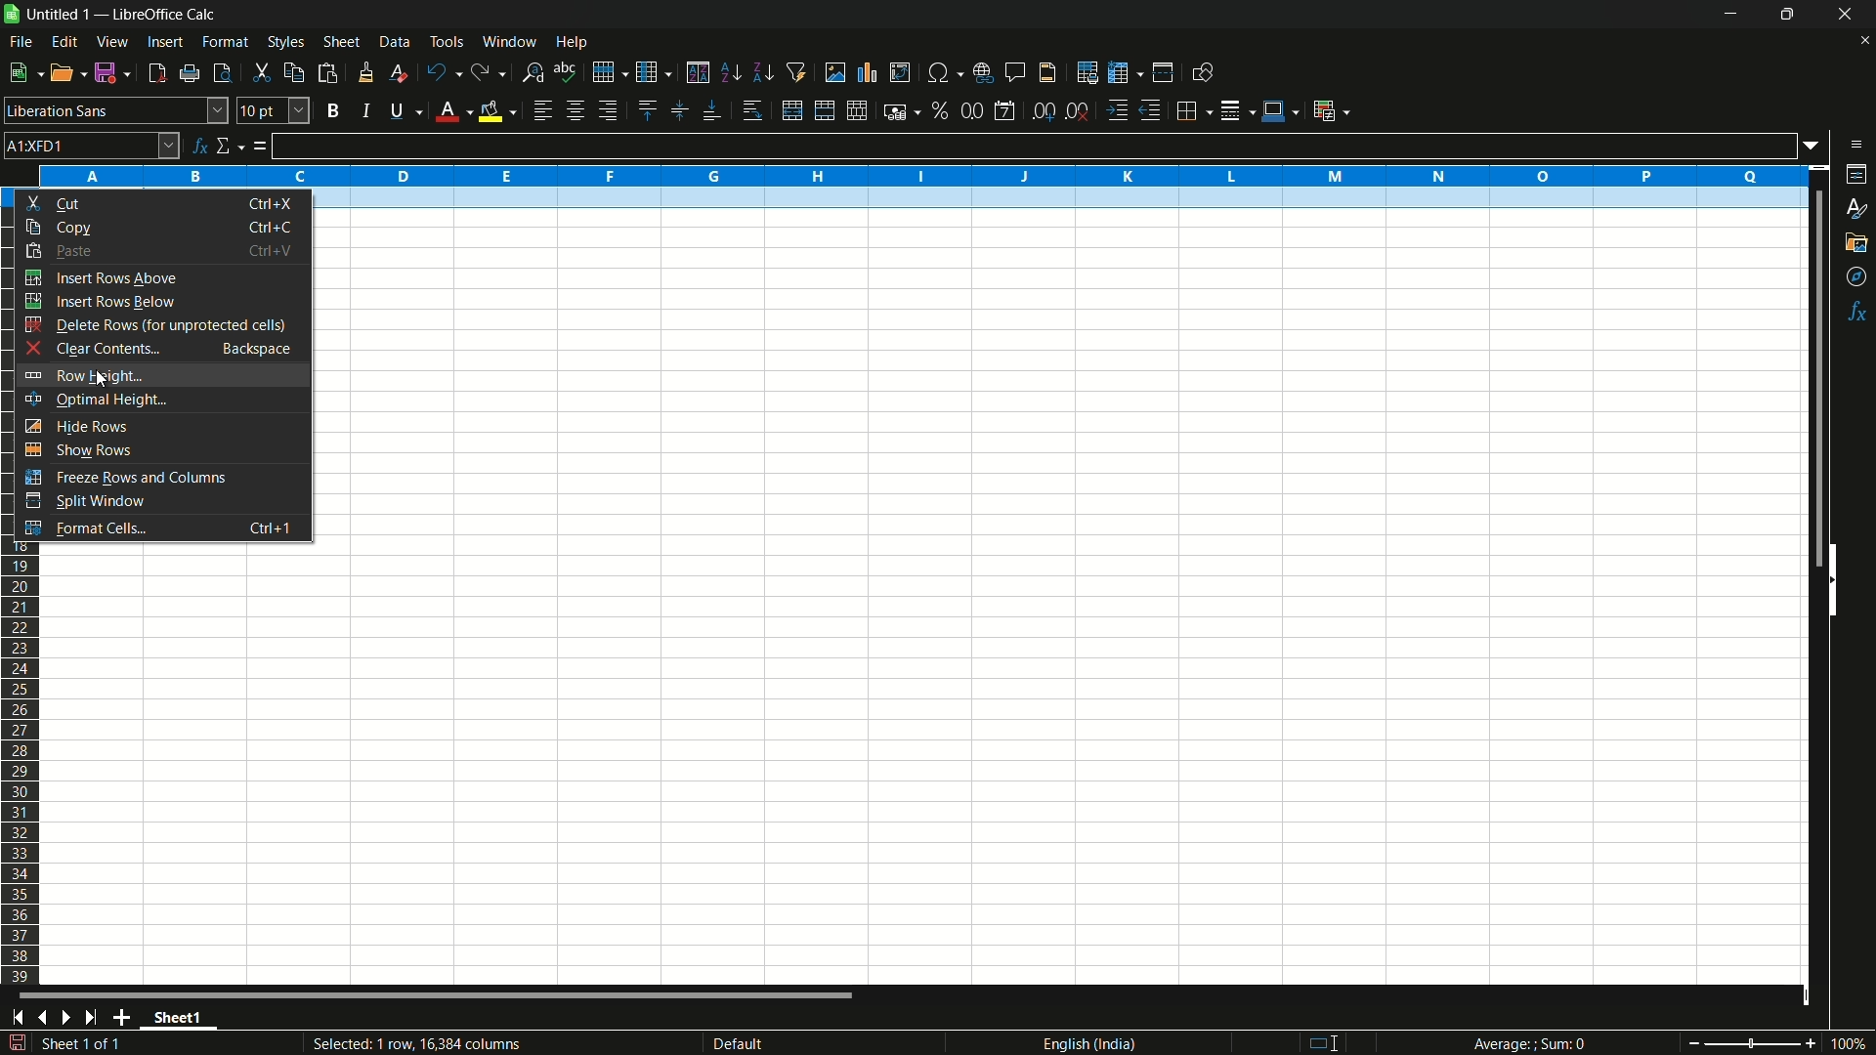  I want to click on cell name, so click(92, 145).